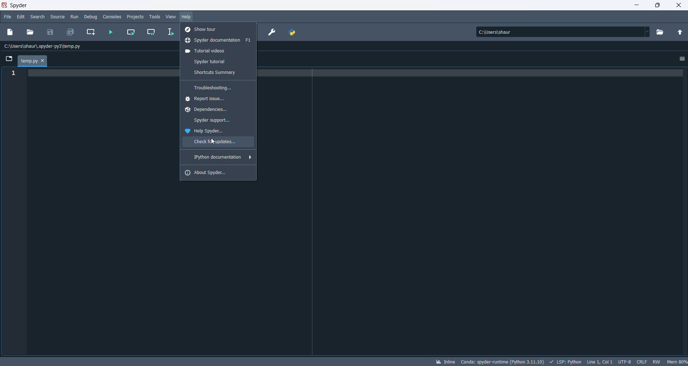 The width and height of the screenshot is (688, 366). I want to click on parent directory, so click(680, 32).